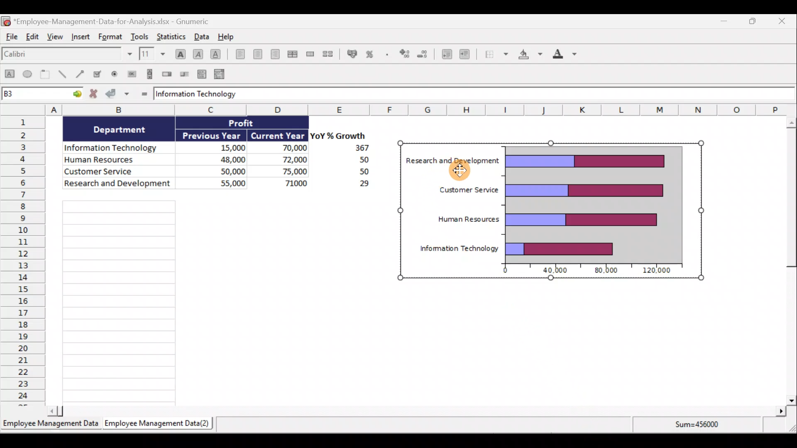 Image resolution: width=797 pixels, height=448 pixels. What do you see at coordinates (389, 55) in the screenshot?
I see `Include a thousands separator` at bounding box center [389, 55].